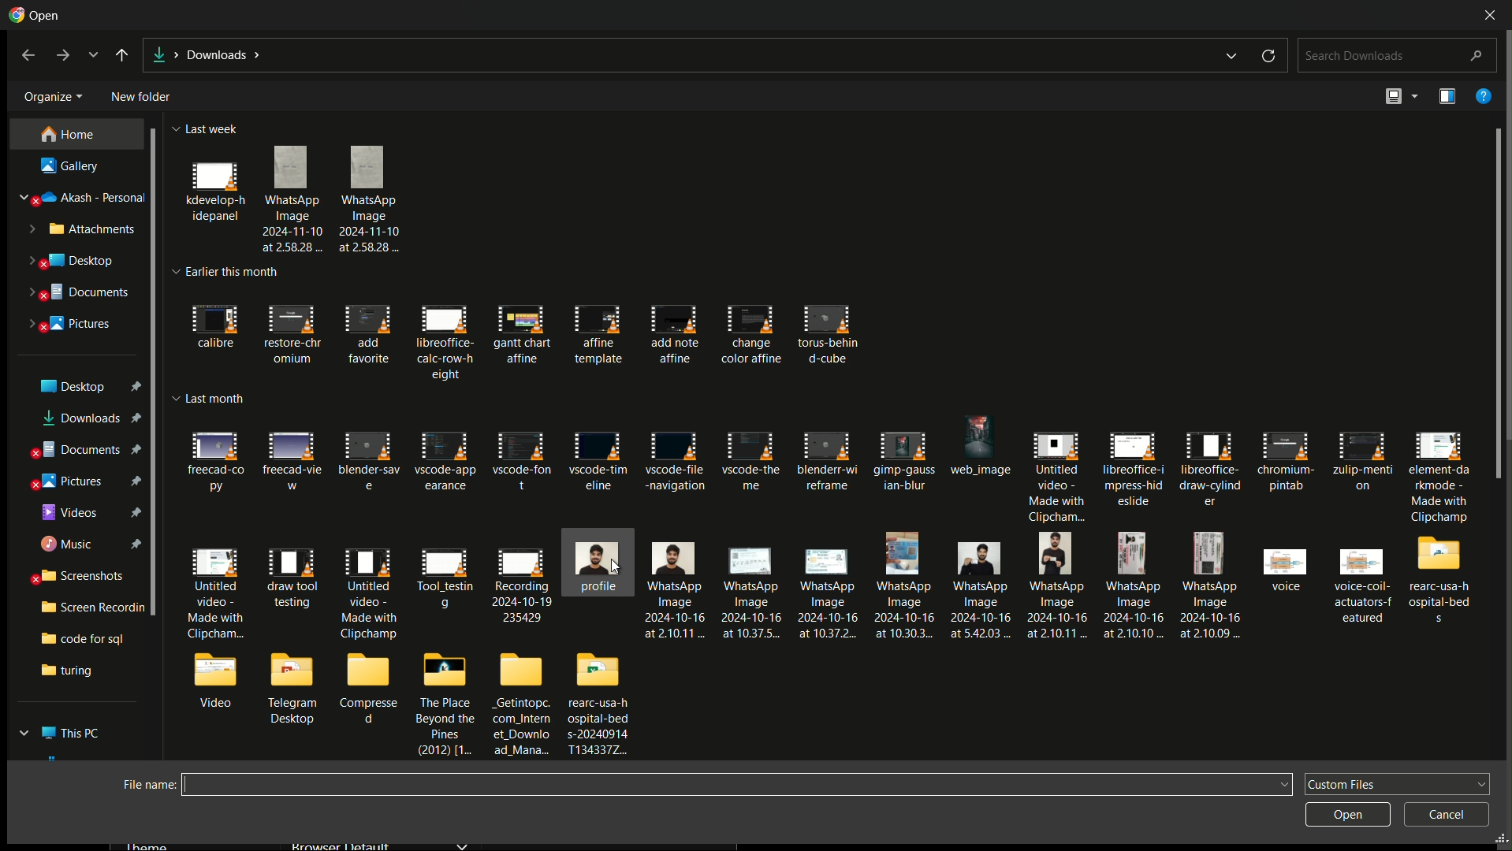  Describe the element at coordinates (88, 513) in the screenshot. I see `videos` at that location.